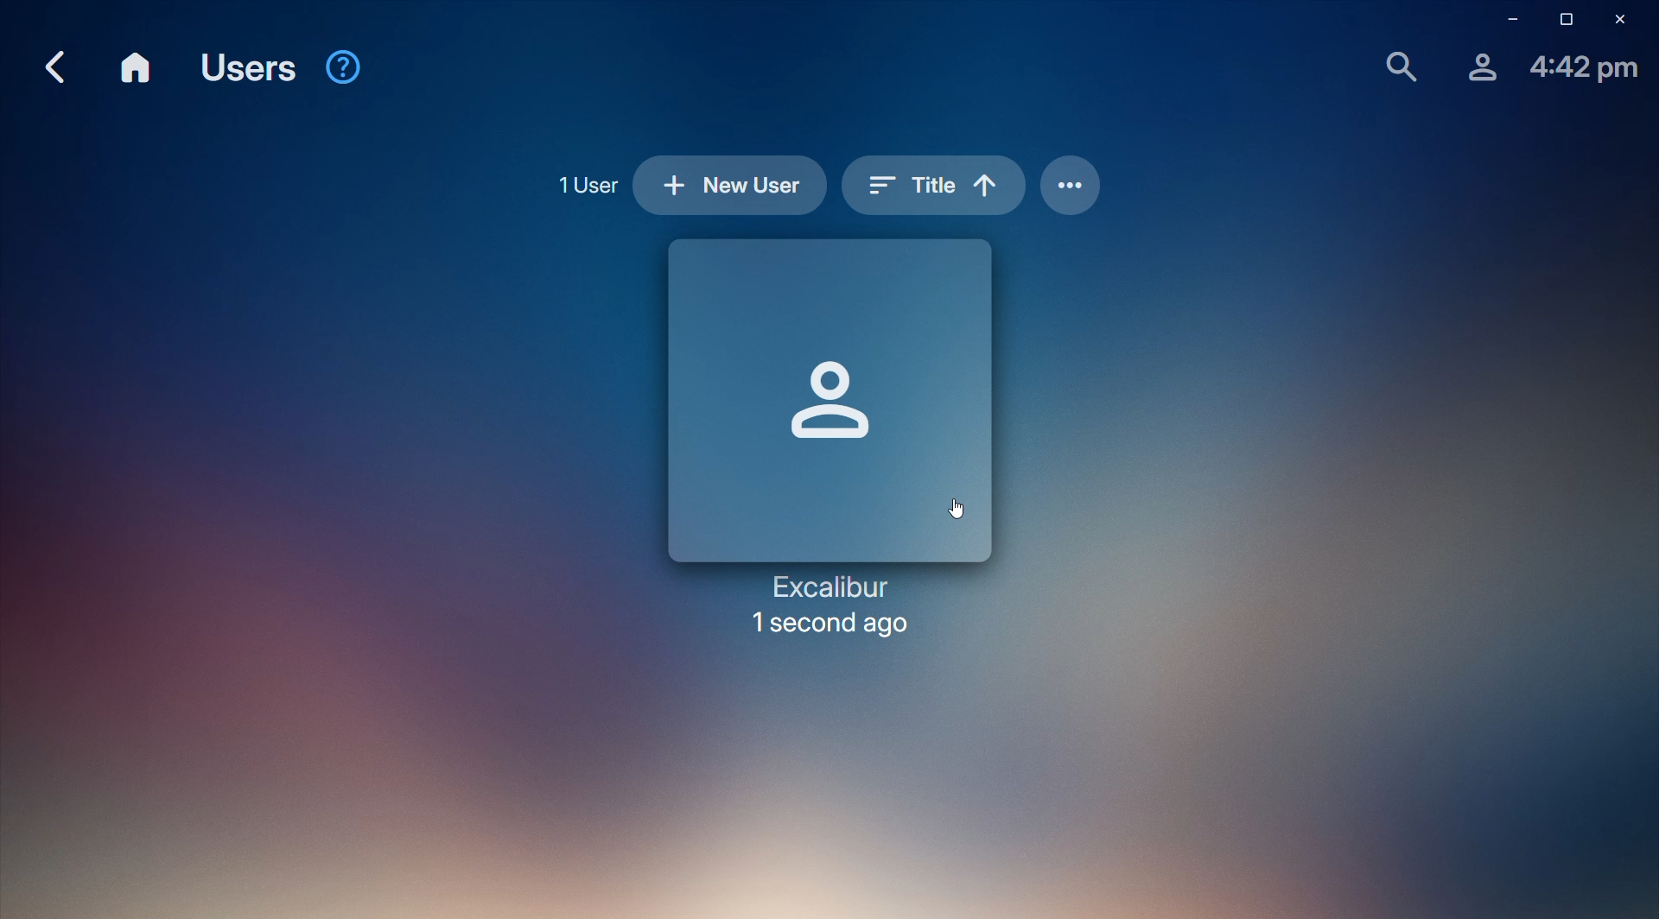  I want to click on Find, so click(1397, 65).